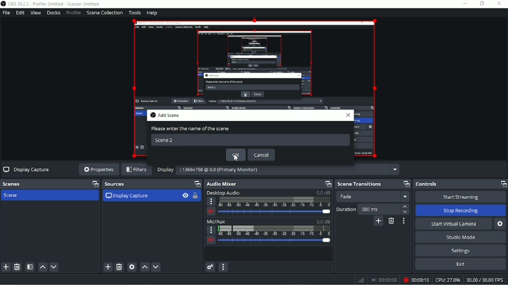 The width and height of the screenshot is (508, 285). I want to click on Stop Recording, so click(460, 210).